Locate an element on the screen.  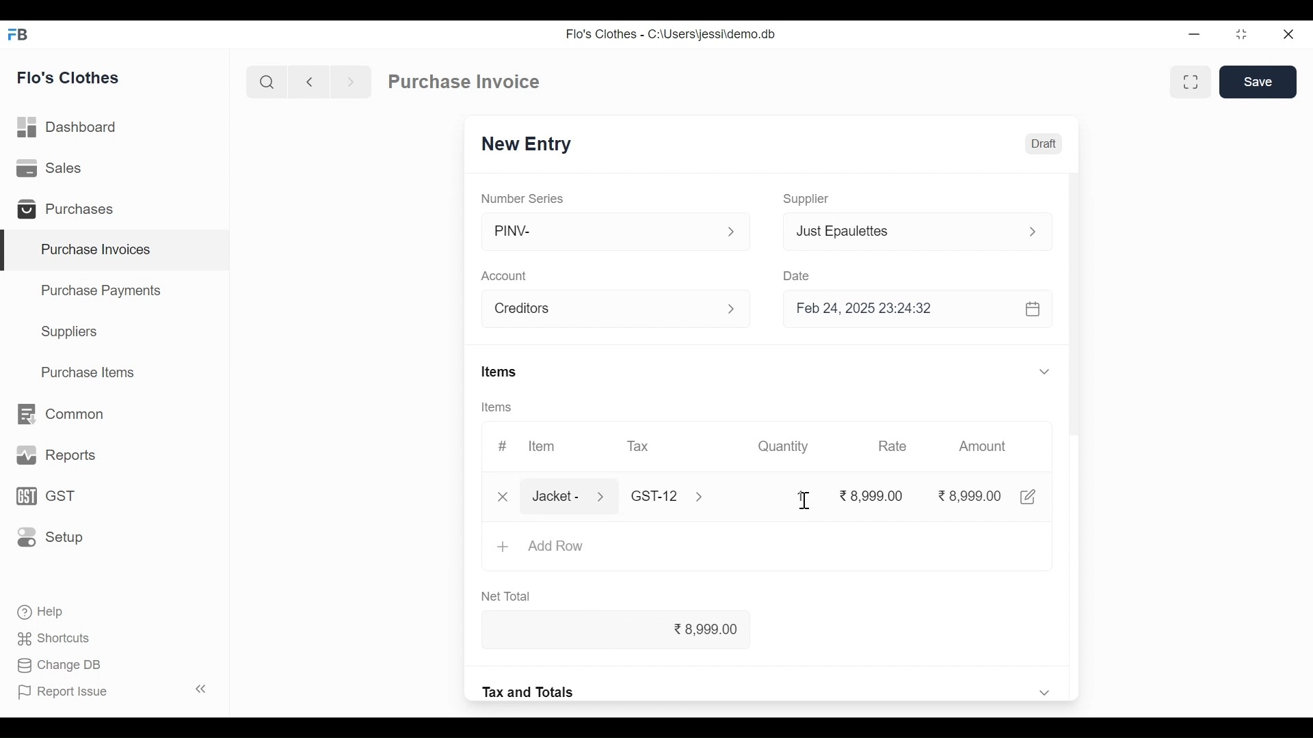
+ is located at coordinates (503, 548).